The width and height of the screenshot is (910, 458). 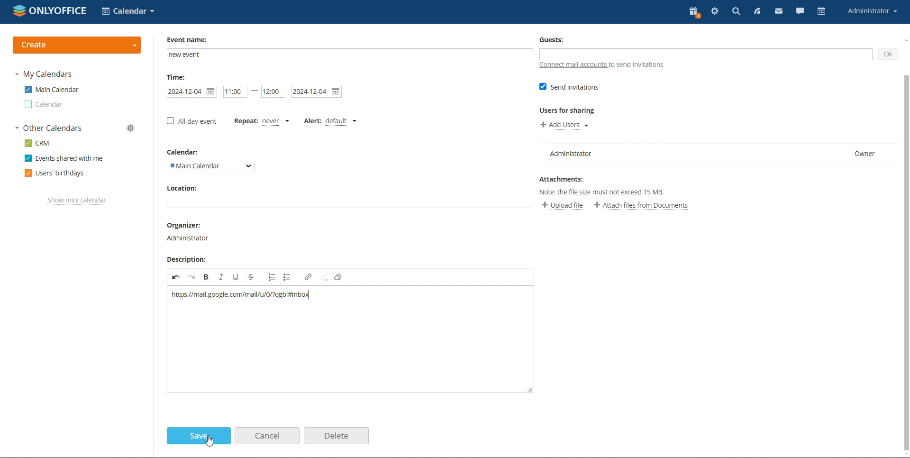 I want to click on set repetition, so click(x=245, y=121).